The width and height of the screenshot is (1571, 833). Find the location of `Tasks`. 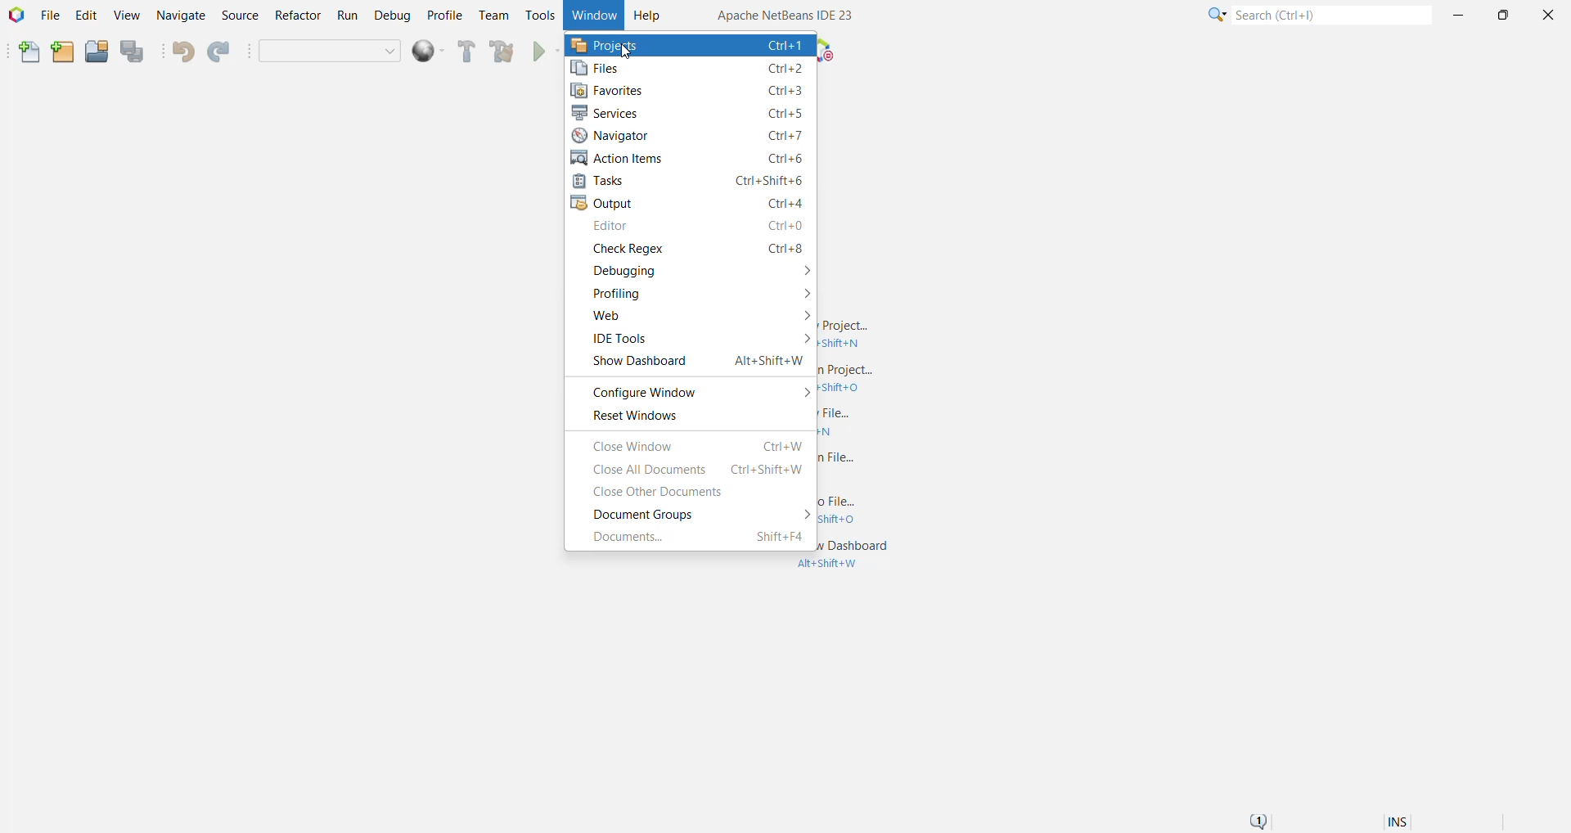

Tasks is located at coordinates (692, 182).